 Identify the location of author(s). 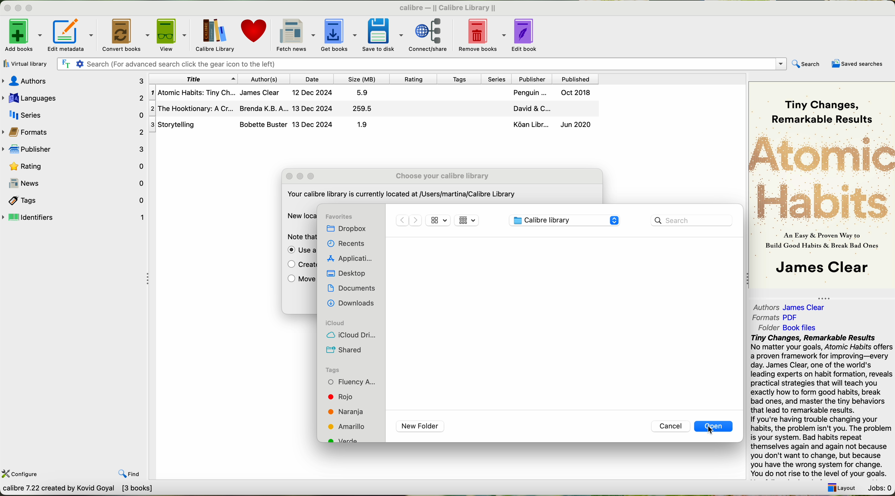
(264, 79).